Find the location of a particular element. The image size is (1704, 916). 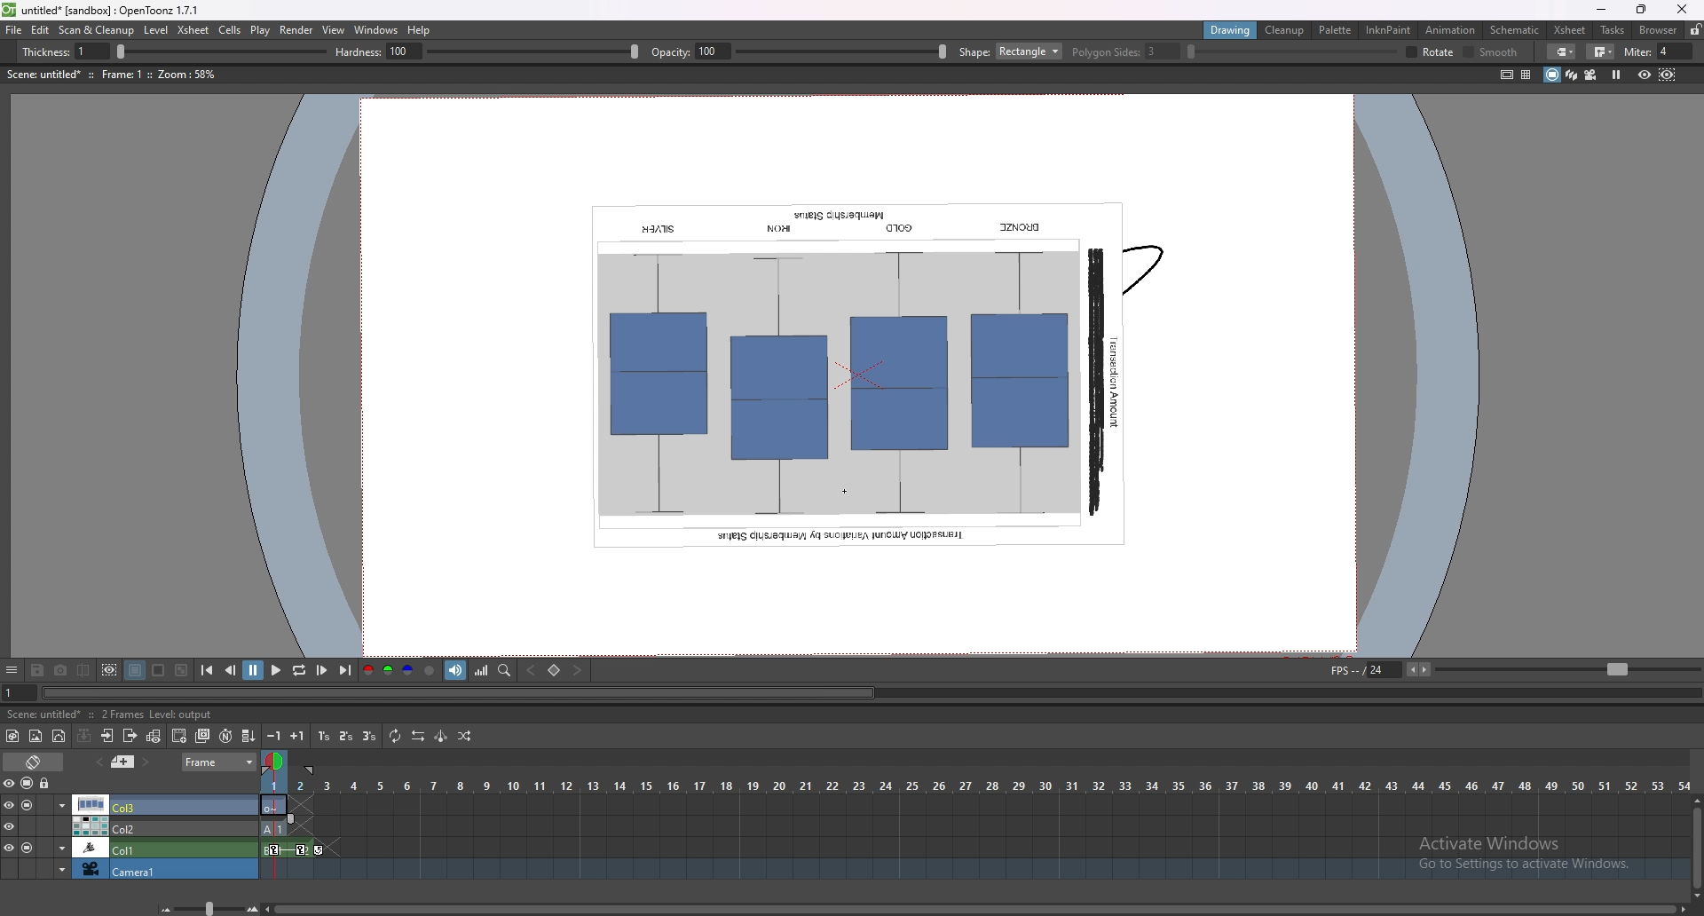

save is located at coordinates (37, 672).